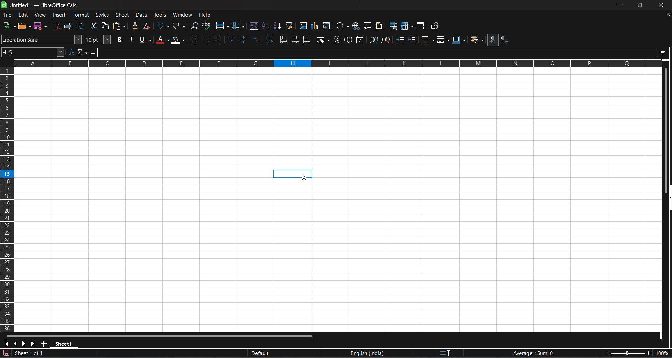 The image size is (672, 358). Describe the element at coordinates (72, 52) in the screenshot. I see `function wizard` at that location.